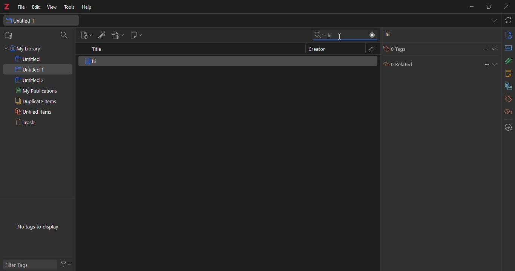 The height and width of the screenshot is (271, 515). What do you see at coordinates (103, 61) in the screenshot?
I see `hi` at bounding box center [103, 61].